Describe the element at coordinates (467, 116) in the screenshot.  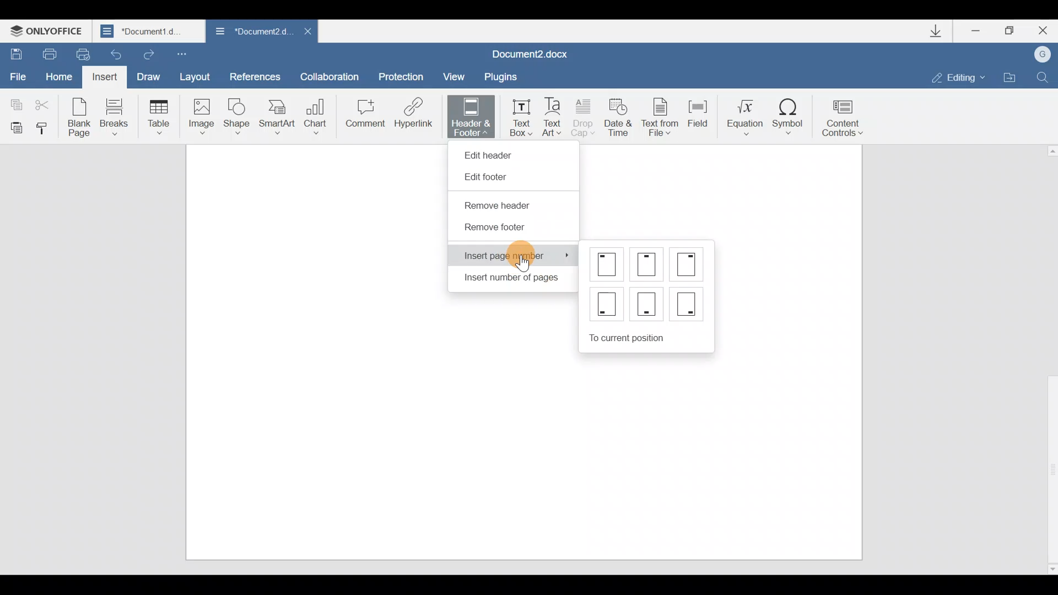
I see `Header & footer` at that location.